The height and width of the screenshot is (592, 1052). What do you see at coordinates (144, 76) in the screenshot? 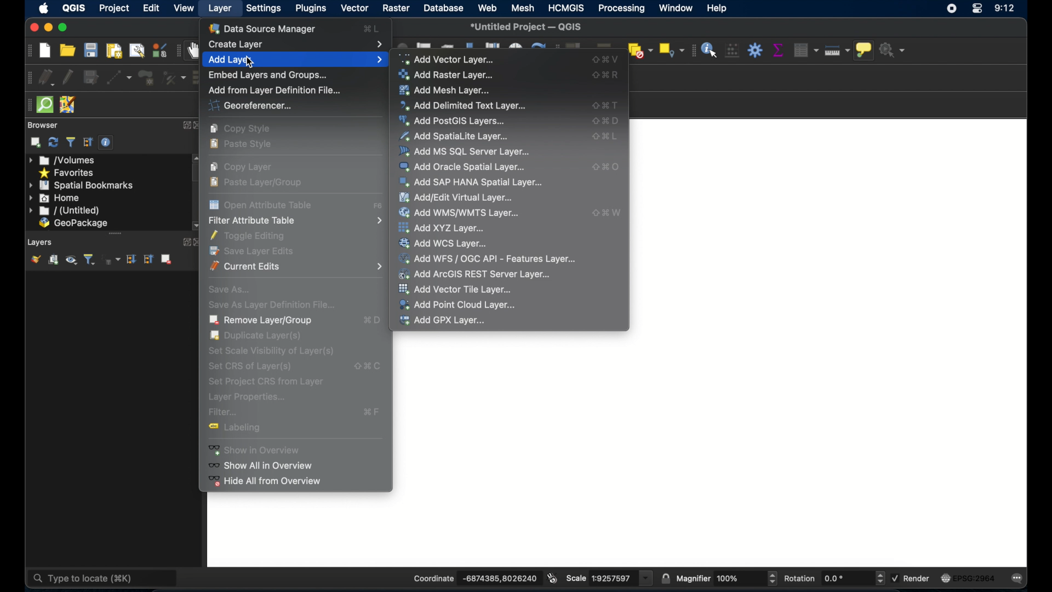
I see `add polygon feature` at bounding box center [144, 76].